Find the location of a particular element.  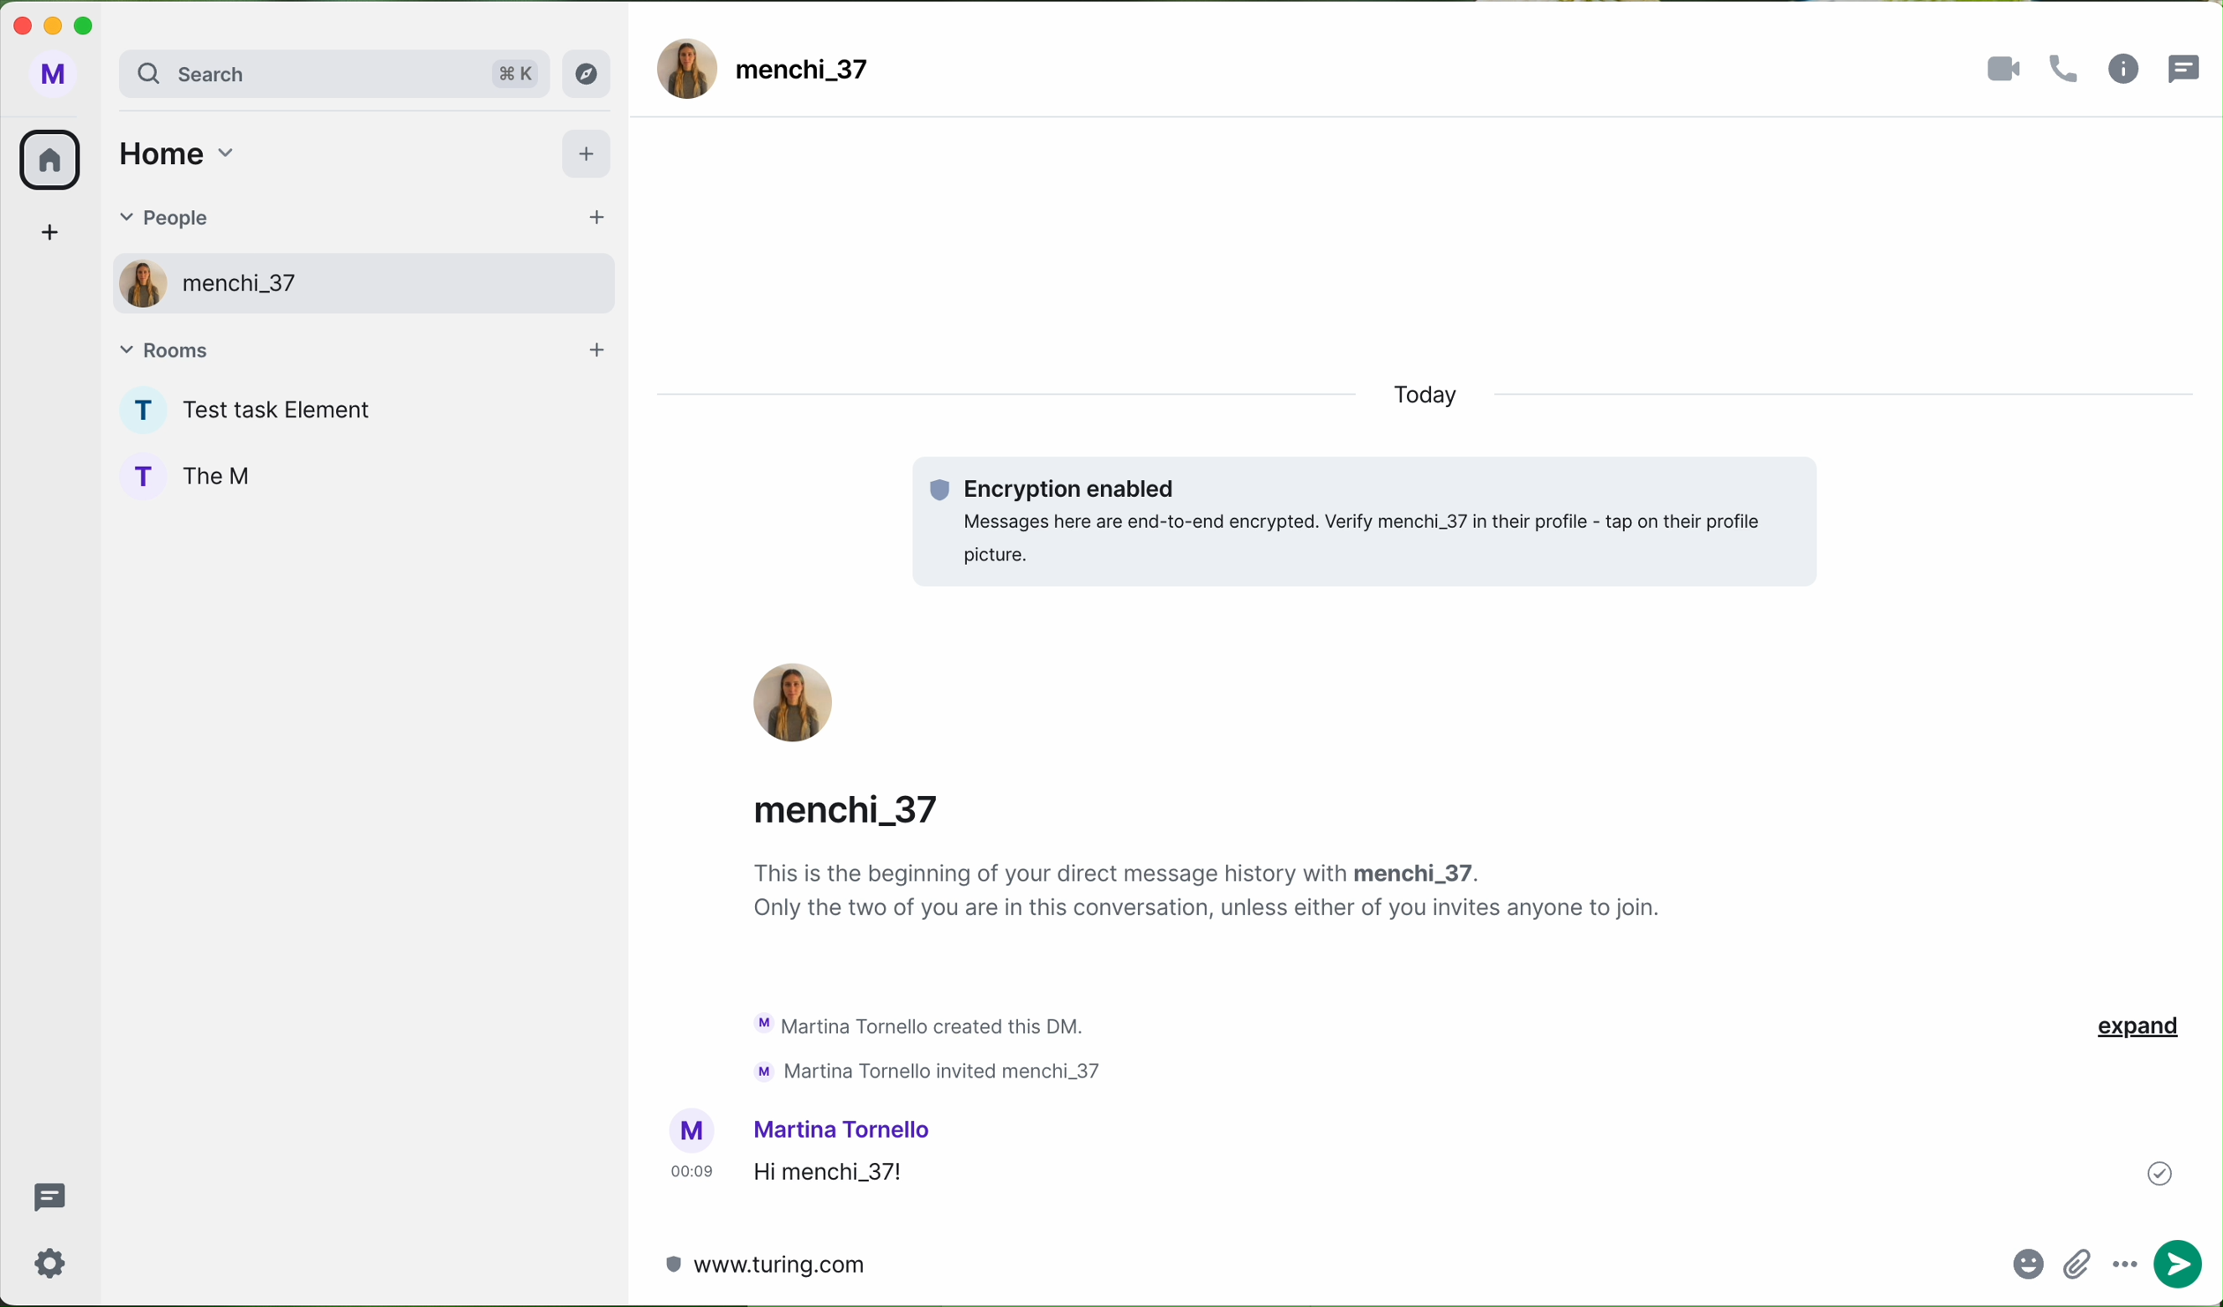

profile image is located at coordinates (687, 68).